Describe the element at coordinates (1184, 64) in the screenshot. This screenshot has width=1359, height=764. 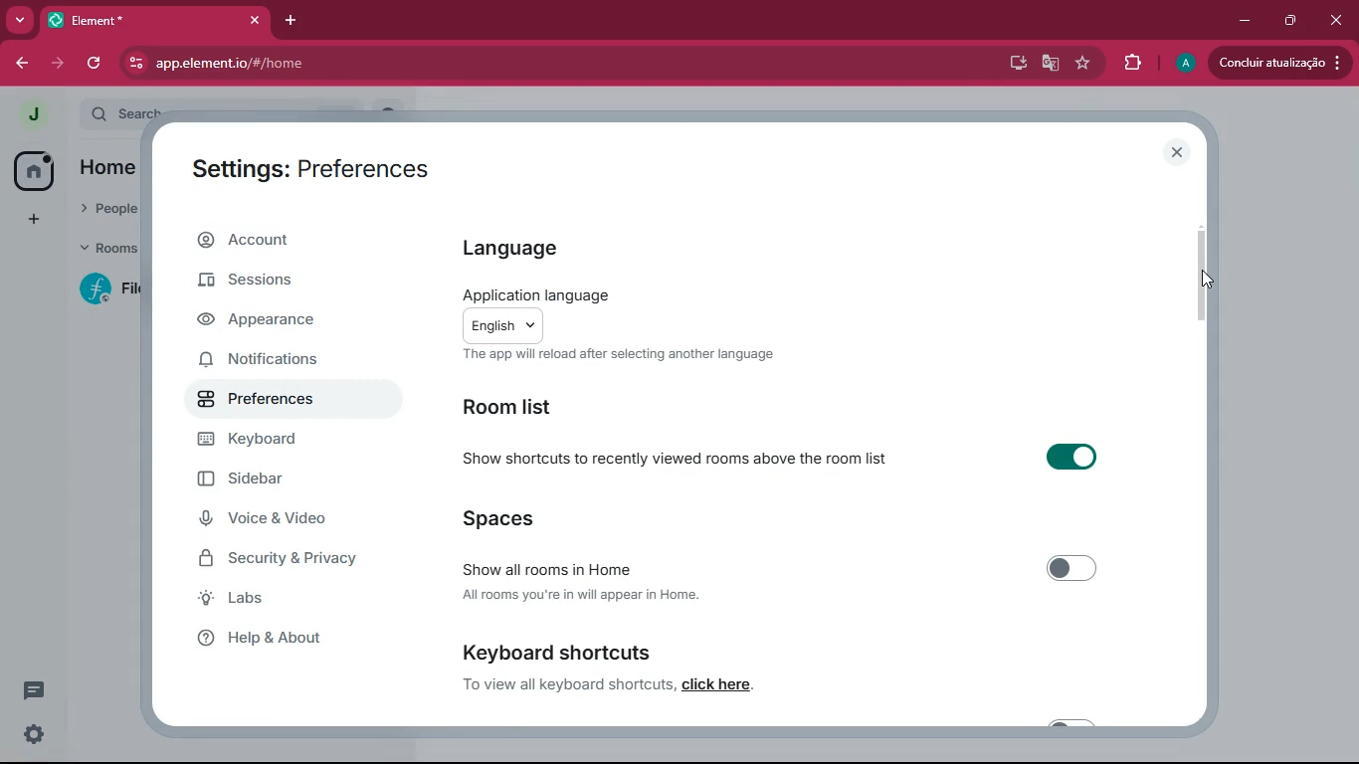
I see `profile picture` at that location.